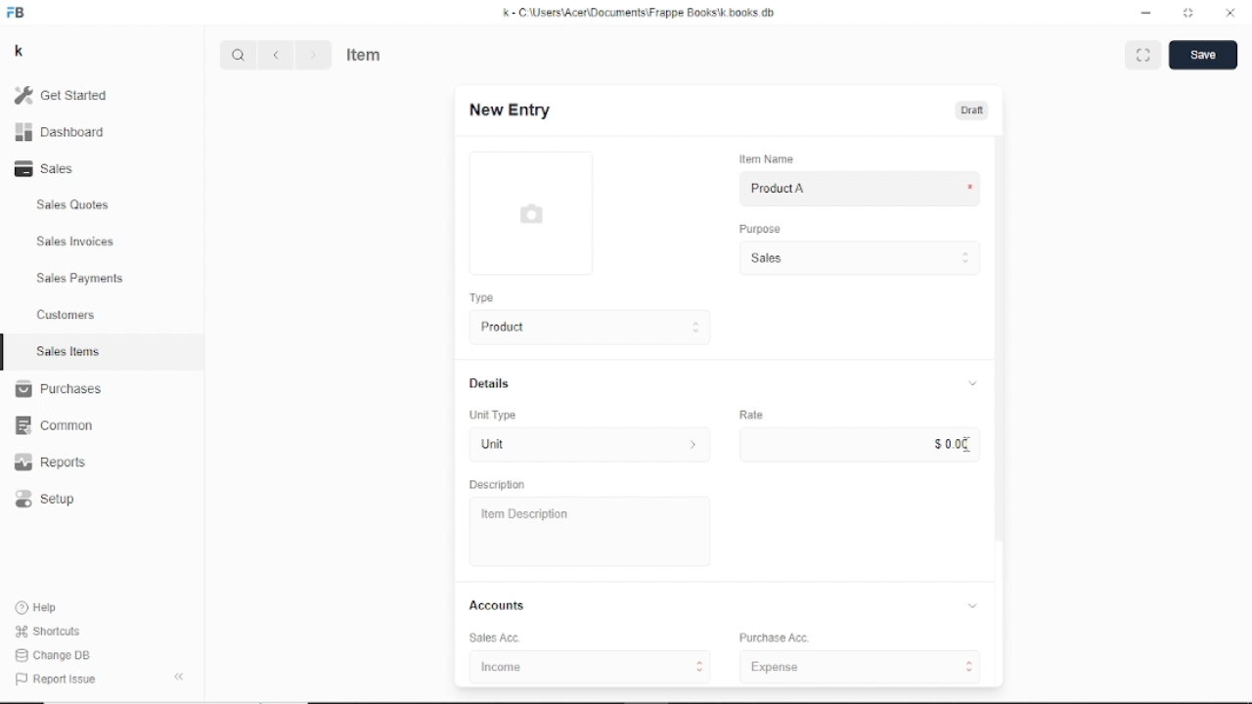 Image resolution: width=1252 pixels, height=704 pixels. I want to click on Sales Items, so click(68, 351).